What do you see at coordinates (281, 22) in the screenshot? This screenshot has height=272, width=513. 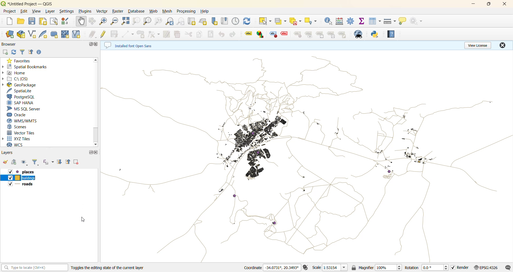 I see `select value` at bounding box center [281, 22].